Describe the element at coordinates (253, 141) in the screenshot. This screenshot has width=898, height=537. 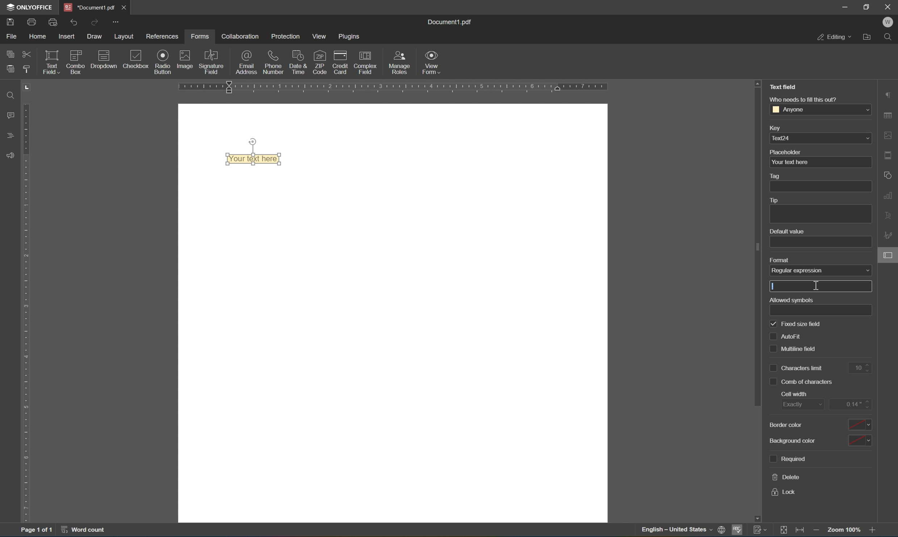
I see `rotate` at that location.